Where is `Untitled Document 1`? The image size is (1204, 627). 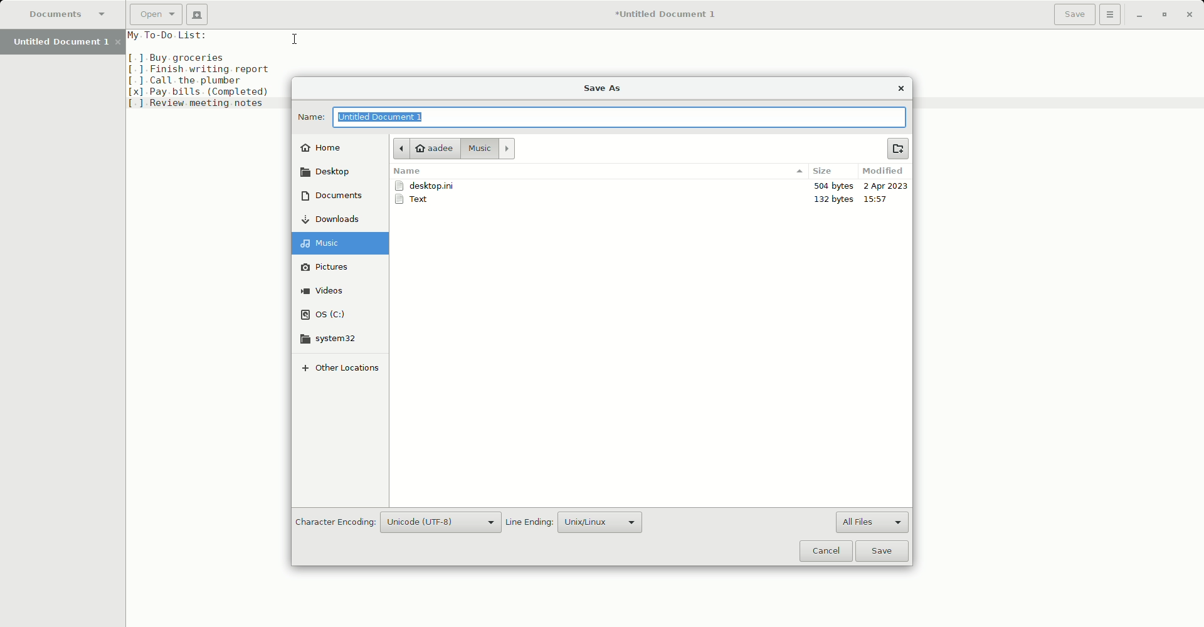 Untitled Document 1 is located at coordinates (396, 117).